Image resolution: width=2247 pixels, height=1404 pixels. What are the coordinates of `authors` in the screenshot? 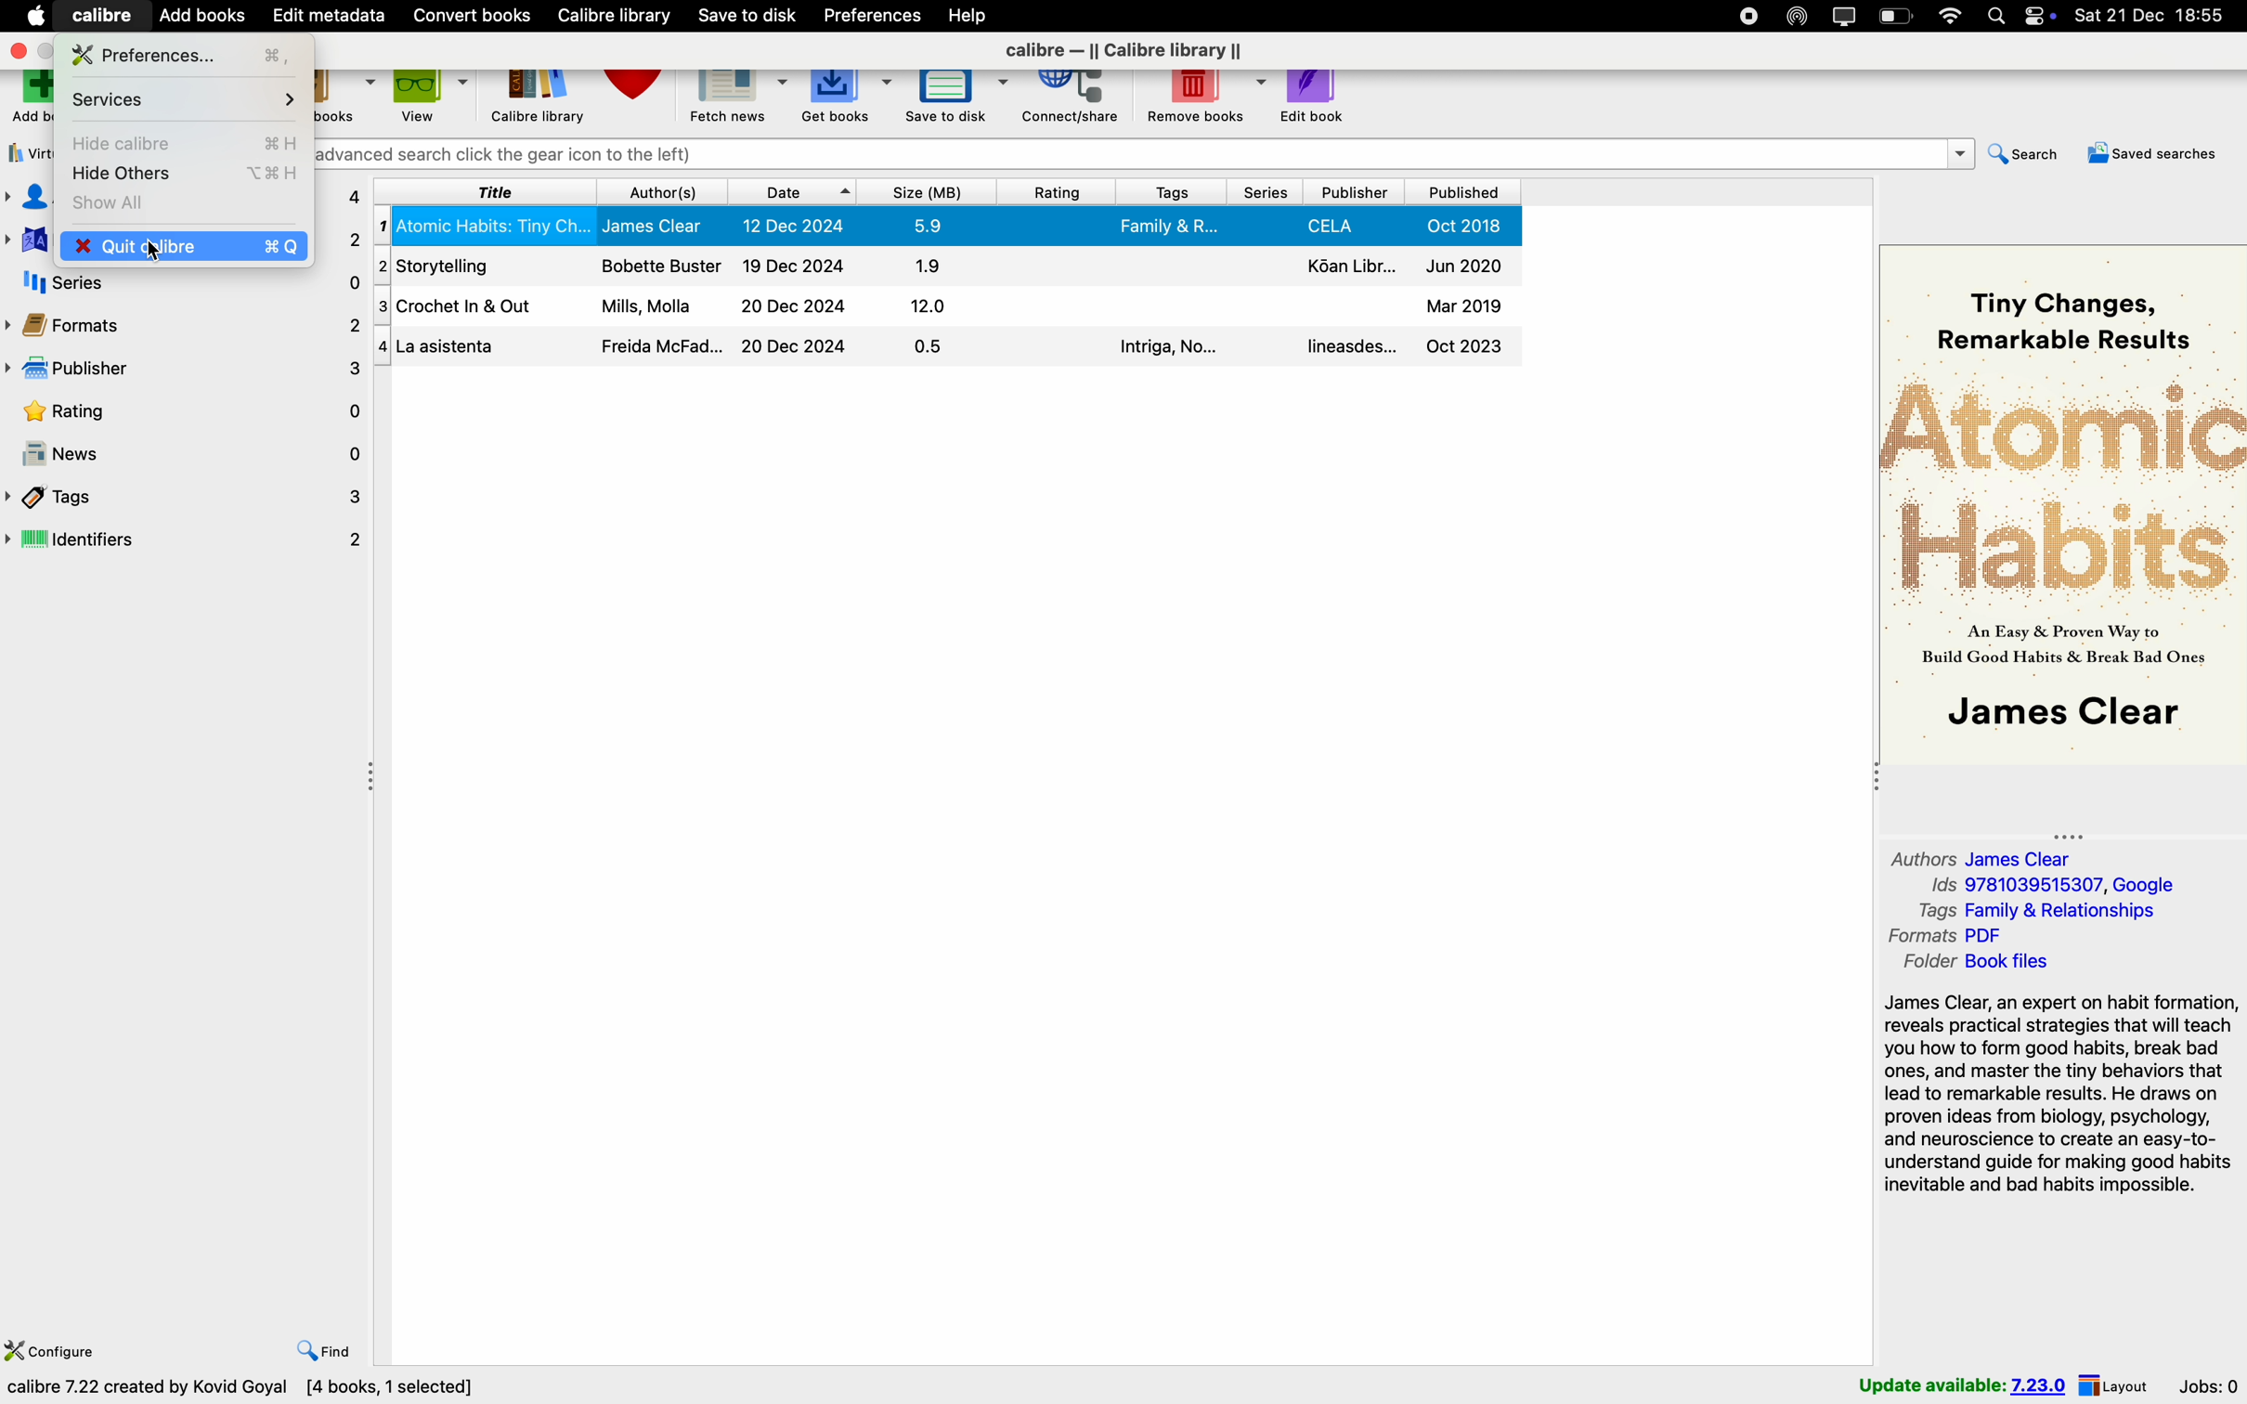 It's located at (25, 199).